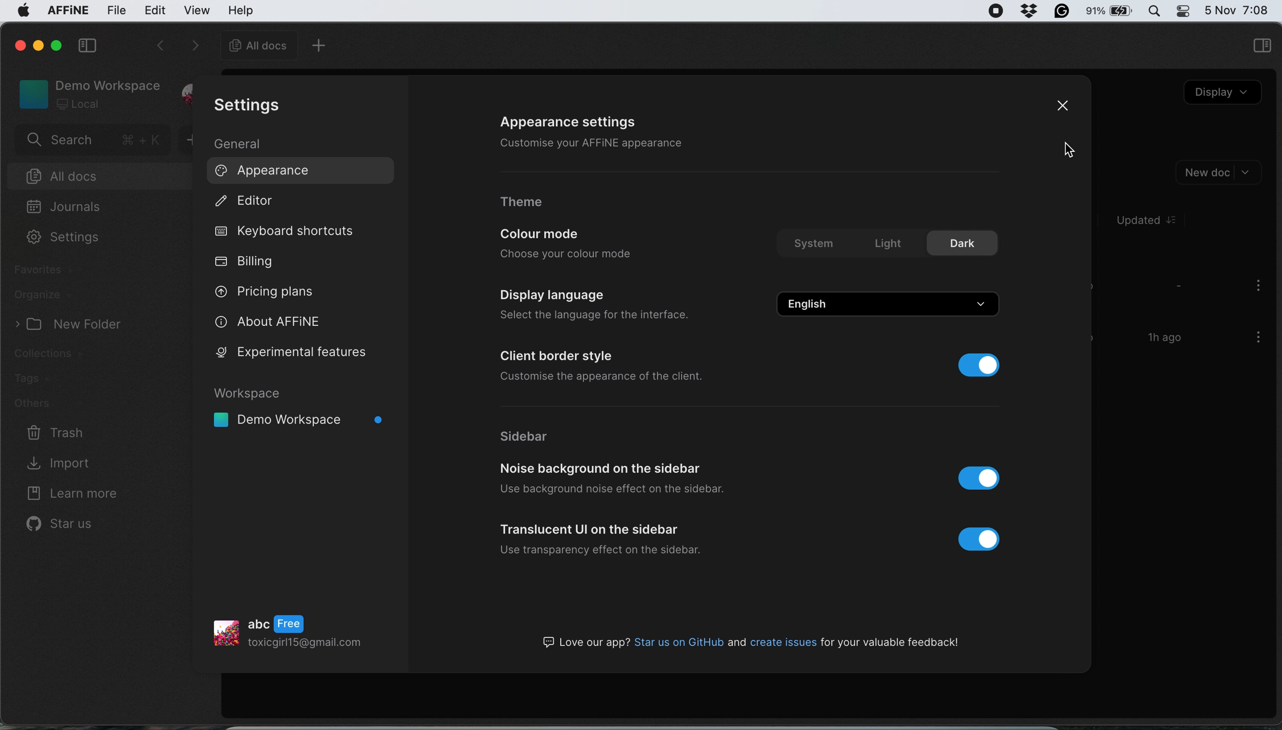 The height and width of the screenshot is (730, 1282). What do you see at coordinates (1253, 340) in the screenshot?
I see `more options` at bounding box center [1253, 340].